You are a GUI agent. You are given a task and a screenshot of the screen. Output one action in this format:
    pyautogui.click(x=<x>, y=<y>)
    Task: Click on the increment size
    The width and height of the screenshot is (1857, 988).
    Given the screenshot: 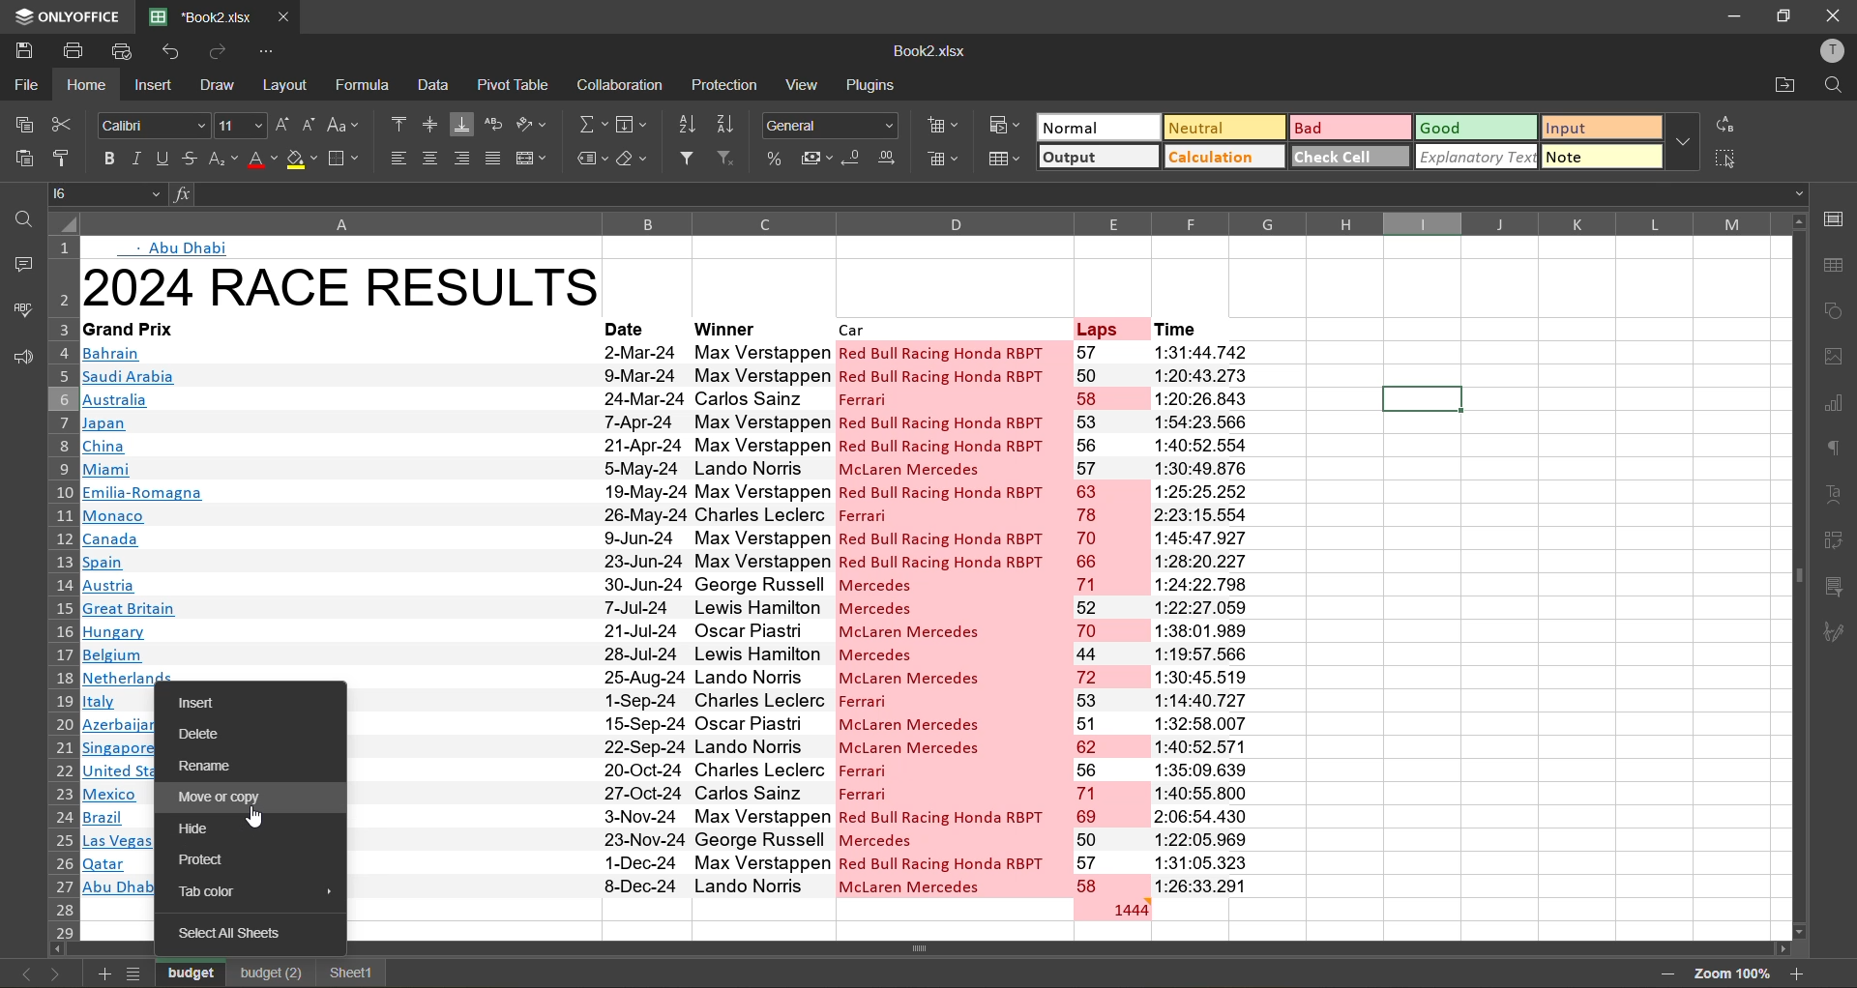 What is the action you would take?
    pyautogui.click(x=283, y=124)
    